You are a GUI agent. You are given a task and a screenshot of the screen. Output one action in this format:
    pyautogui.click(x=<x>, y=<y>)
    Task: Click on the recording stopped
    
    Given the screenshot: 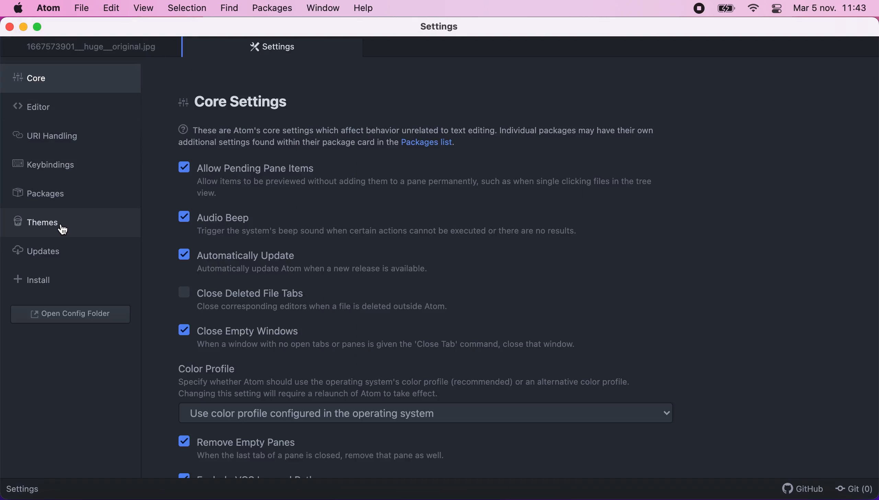 What is the action you would take?
    pyautogui.click(x=697, y=9)
    